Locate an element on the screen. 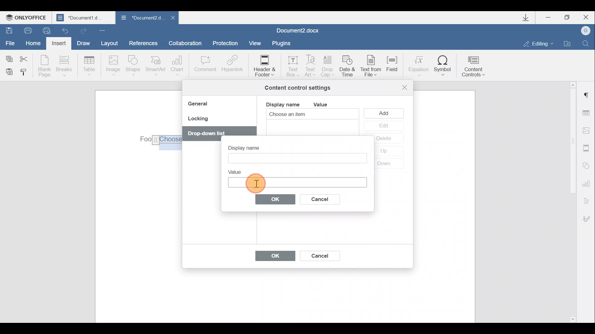  Text Art settings is located at coordinates (588, 200).